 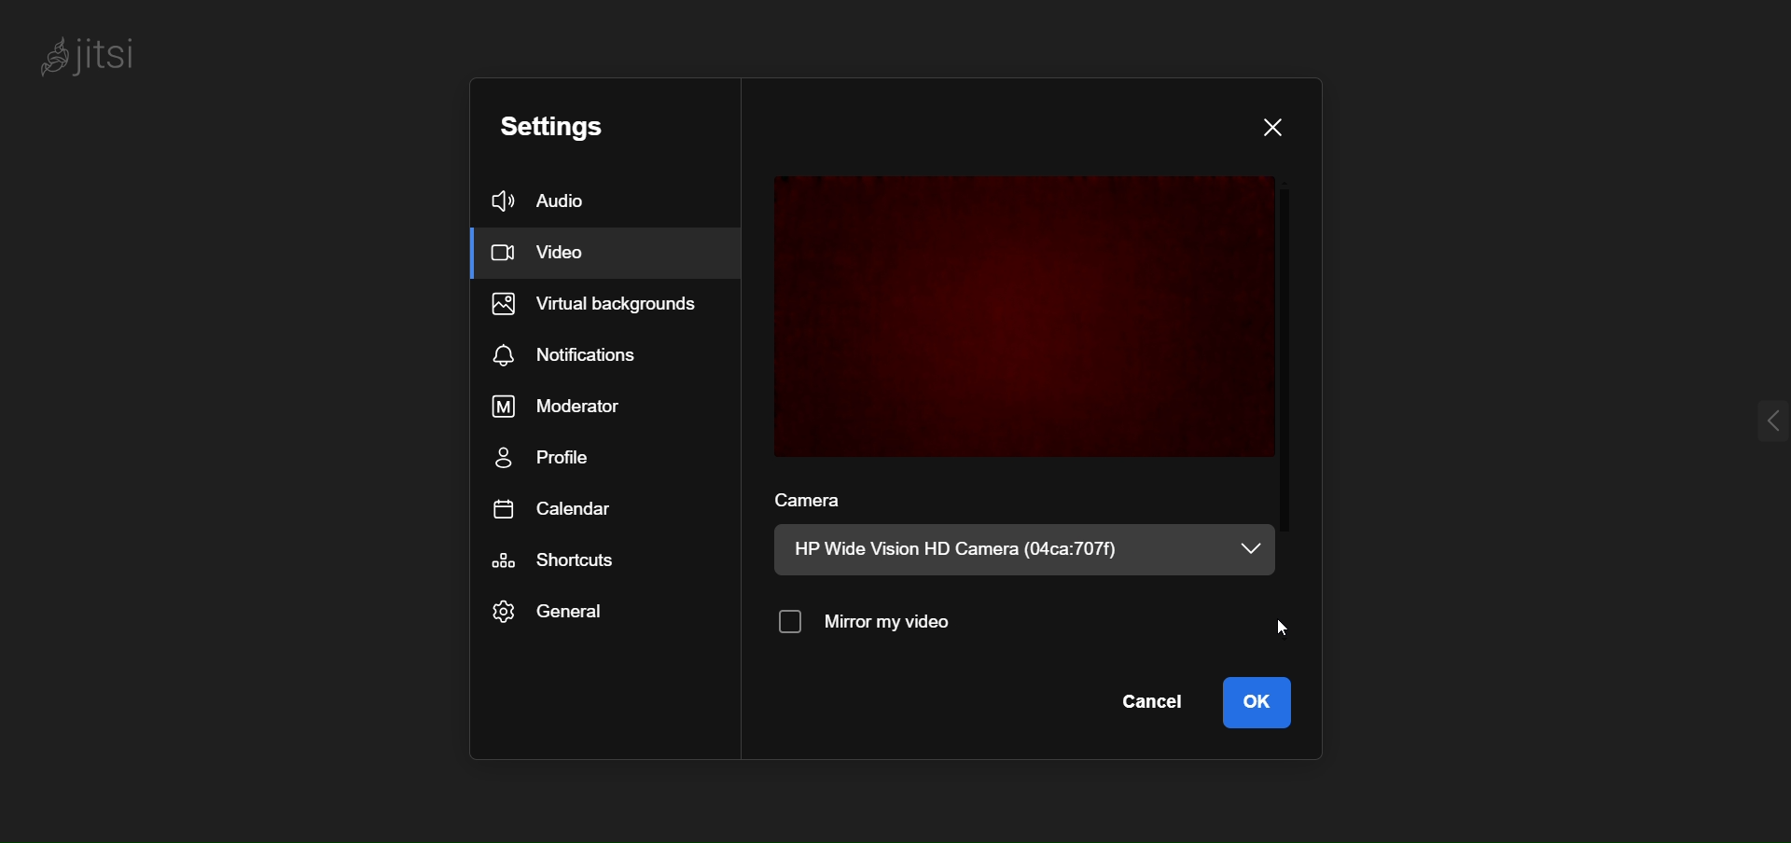 I want to click on general, so click(x=549, y=614).